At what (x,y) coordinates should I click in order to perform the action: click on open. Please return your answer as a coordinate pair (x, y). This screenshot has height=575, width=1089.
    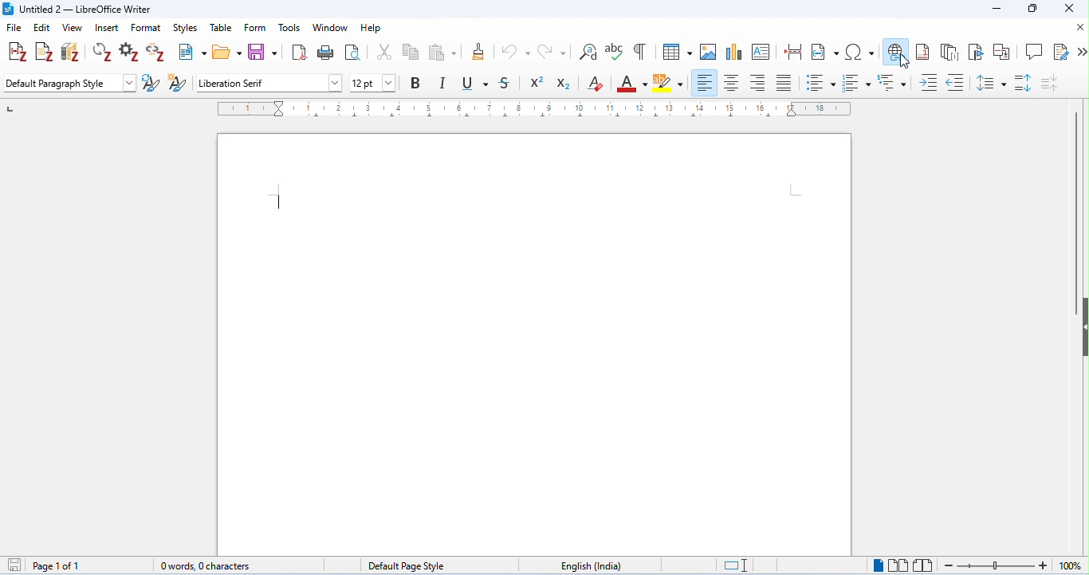
    Looking at the image, I should click on (226, 51).